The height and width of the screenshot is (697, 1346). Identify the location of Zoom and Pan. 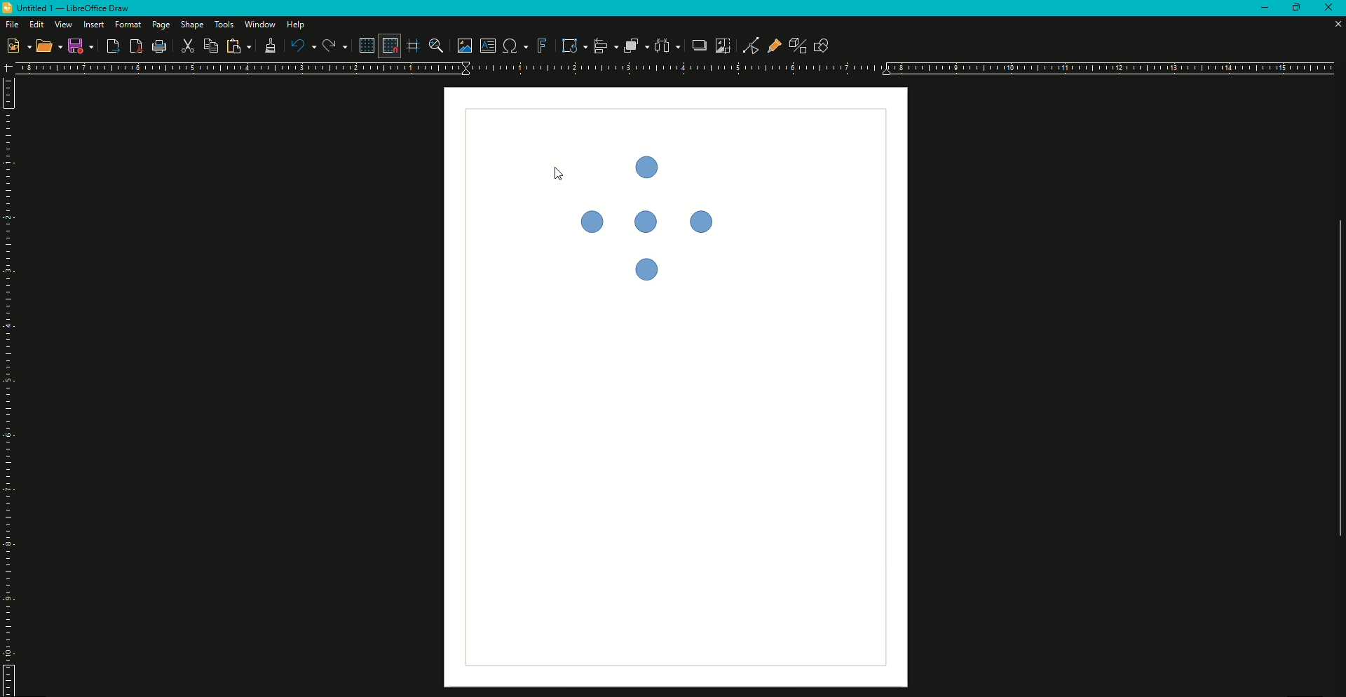
(435, 46).